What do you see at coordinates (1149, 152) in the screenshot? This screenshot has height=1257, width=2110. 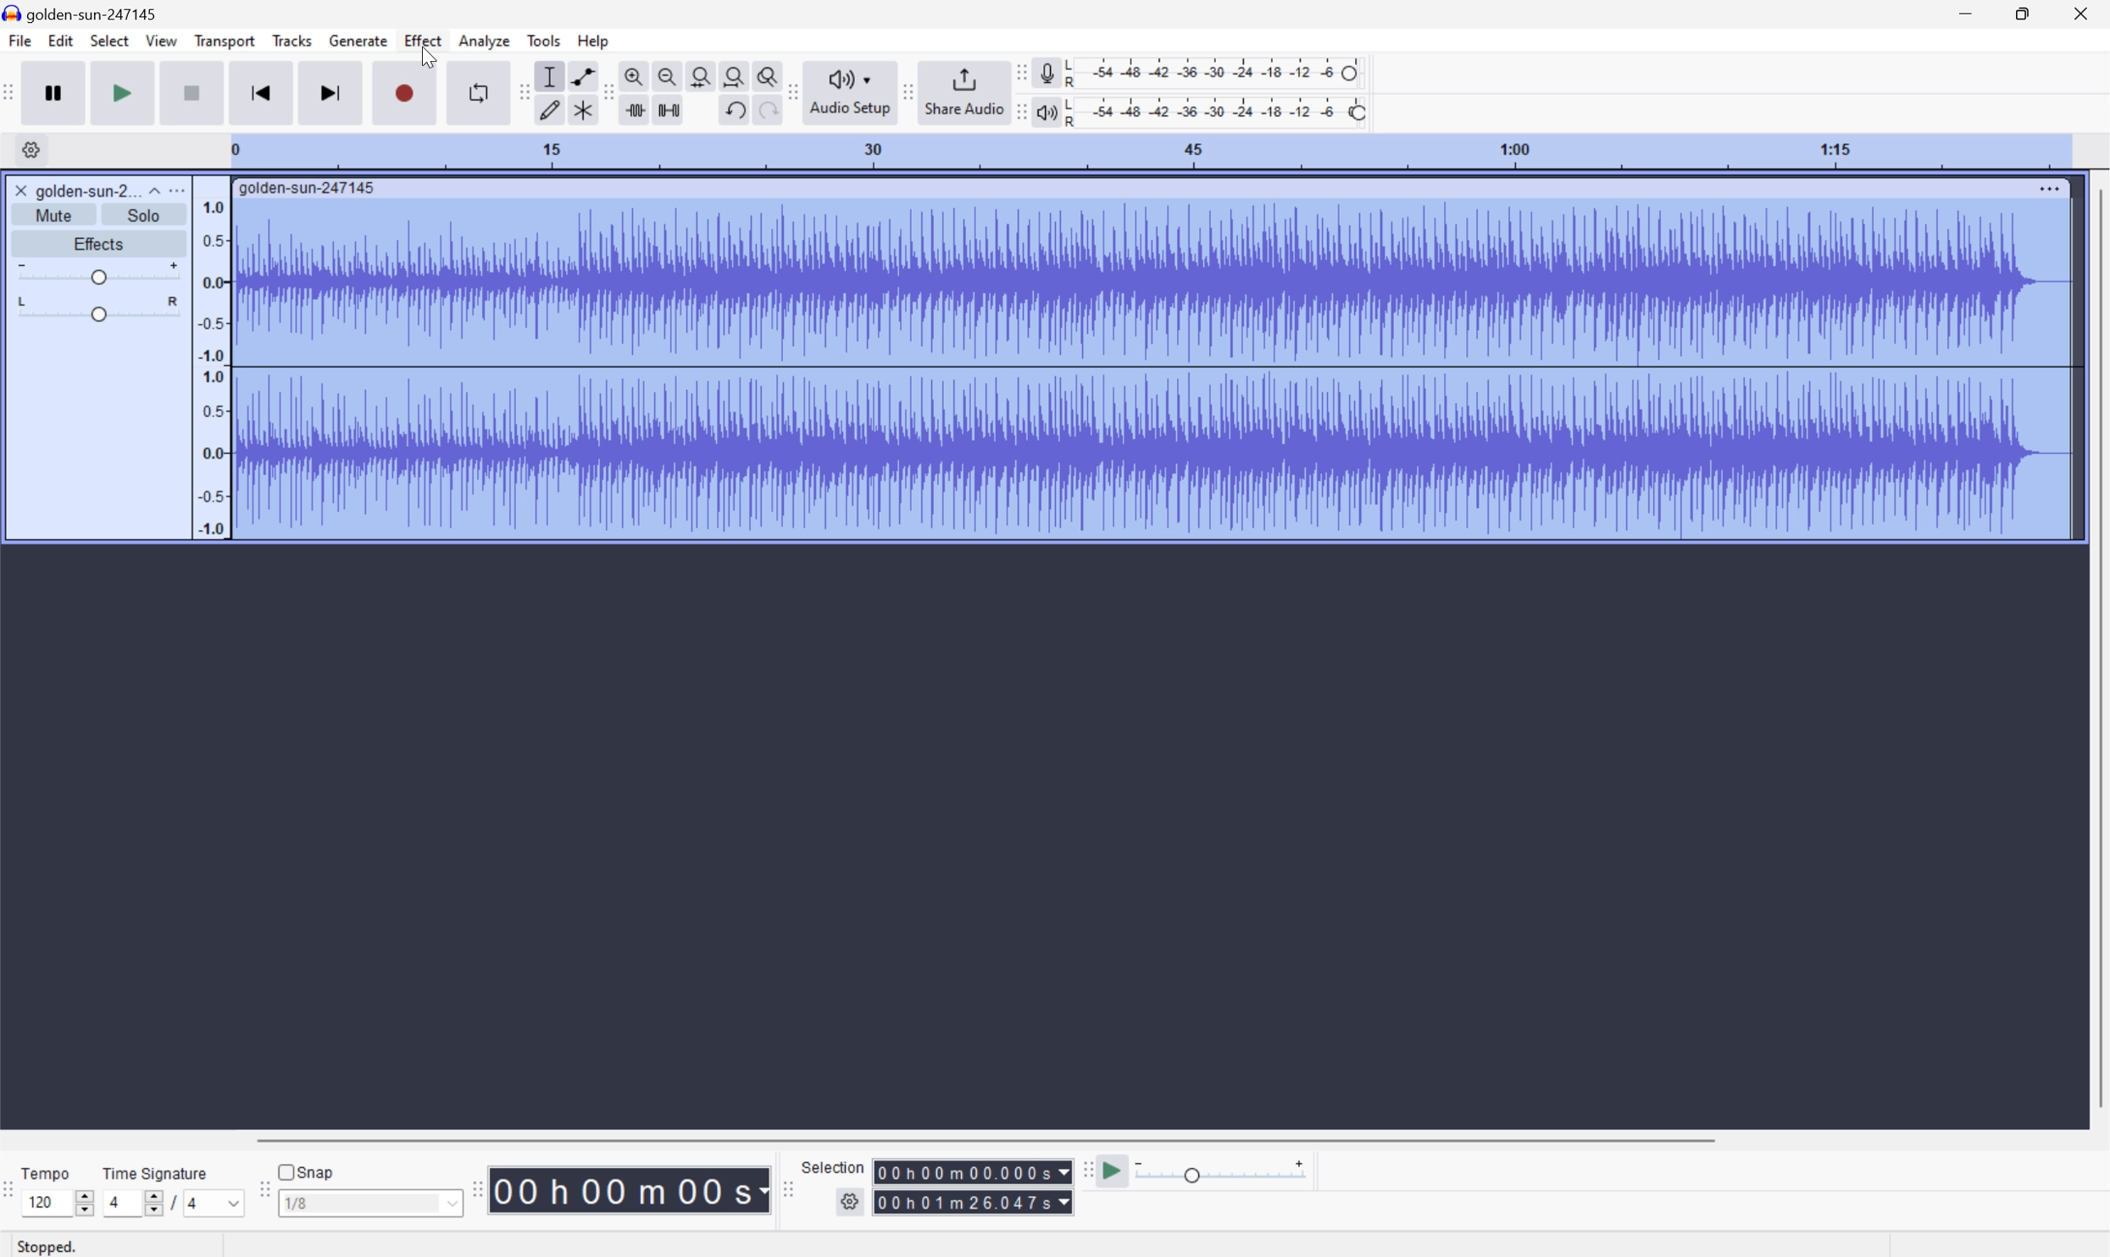 I see `Scale` at bounding box center [1149, 152].